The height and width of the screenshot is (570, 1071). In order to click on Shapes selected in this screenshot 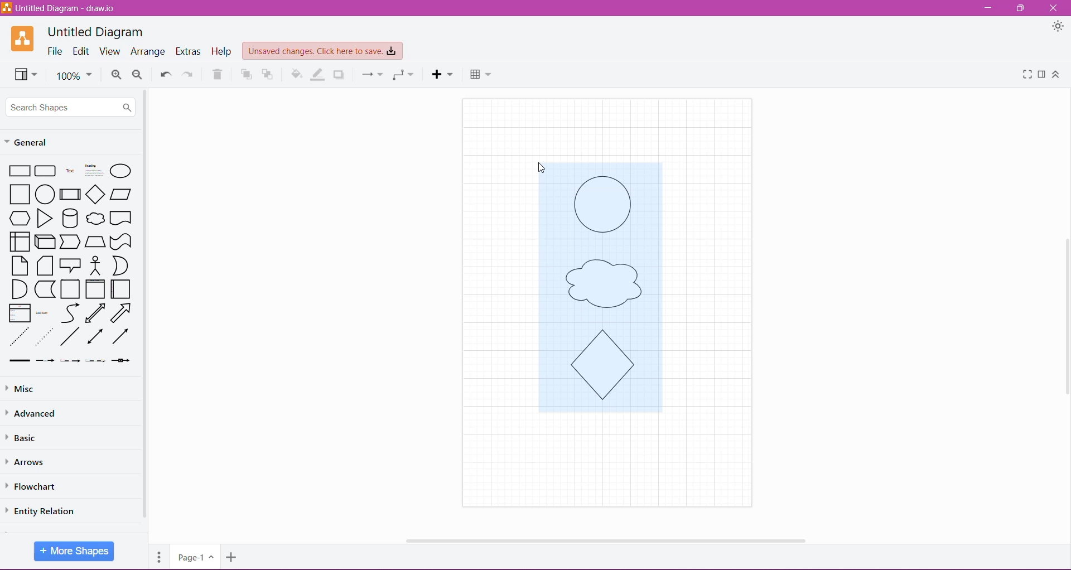, I will do `click(615, 298)`.